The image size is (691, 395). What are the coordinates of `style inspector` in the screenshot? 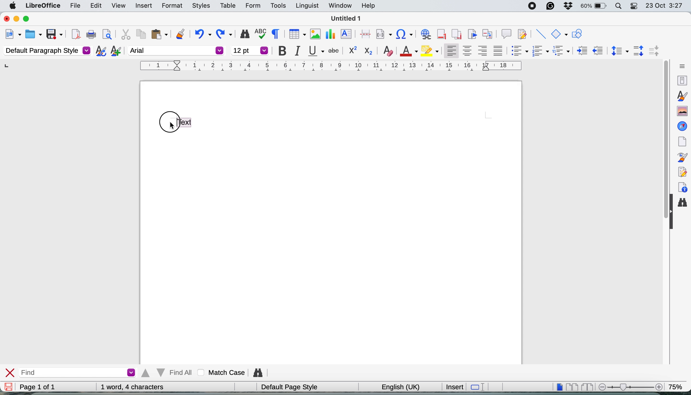 It's located at (684, 157).